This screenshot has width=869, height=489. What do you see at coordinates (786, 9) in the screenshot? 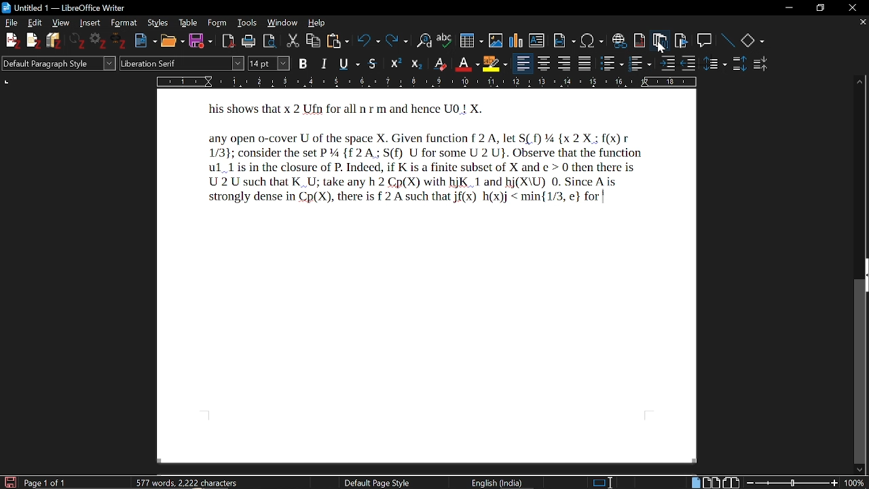
I see `Minimize` at bounding box center [786, 9].